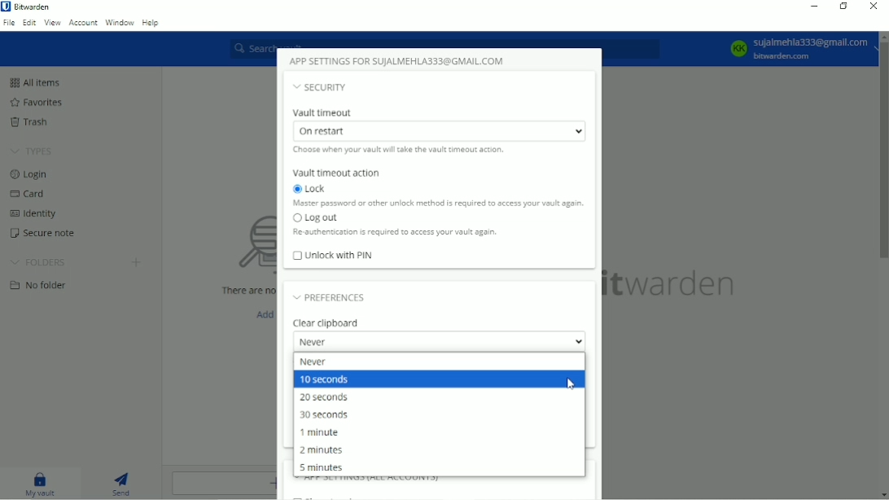 The image size is (889, 500). What do you see at coordinates (51, 233) in the screenshot?
I see `Secure note.` at bounding box center [51, 233].